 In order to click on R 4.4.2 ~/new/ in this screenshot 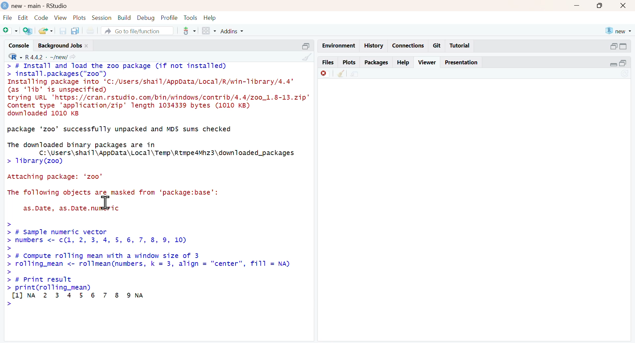, I will do `click(47, 57)`.